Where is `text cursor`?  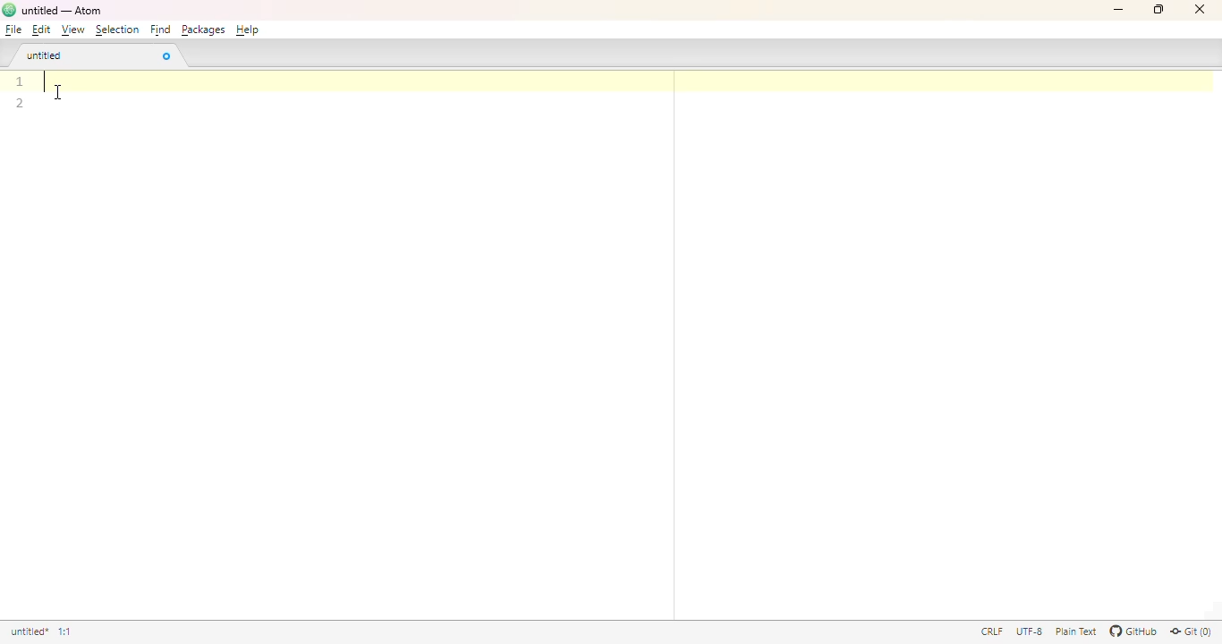 text cursor is located at coordinates (45, 83).